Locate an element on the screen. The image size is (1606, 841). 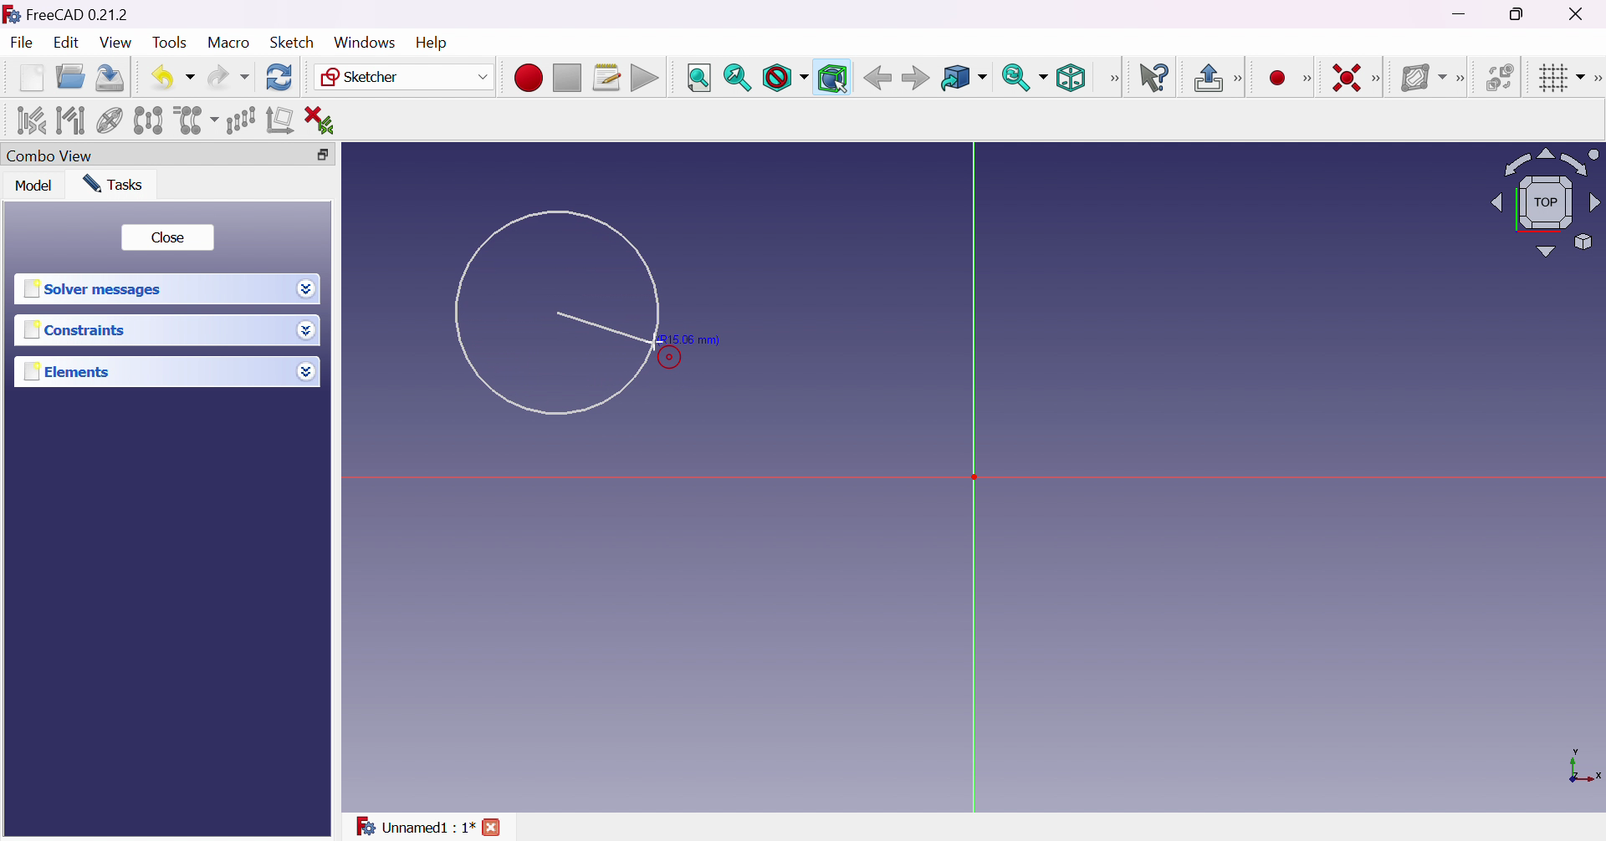
Forward is located at coordinates (915, 79).